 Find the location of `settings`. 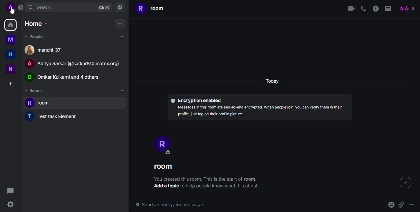

settings is located at coordinates (10, 204).